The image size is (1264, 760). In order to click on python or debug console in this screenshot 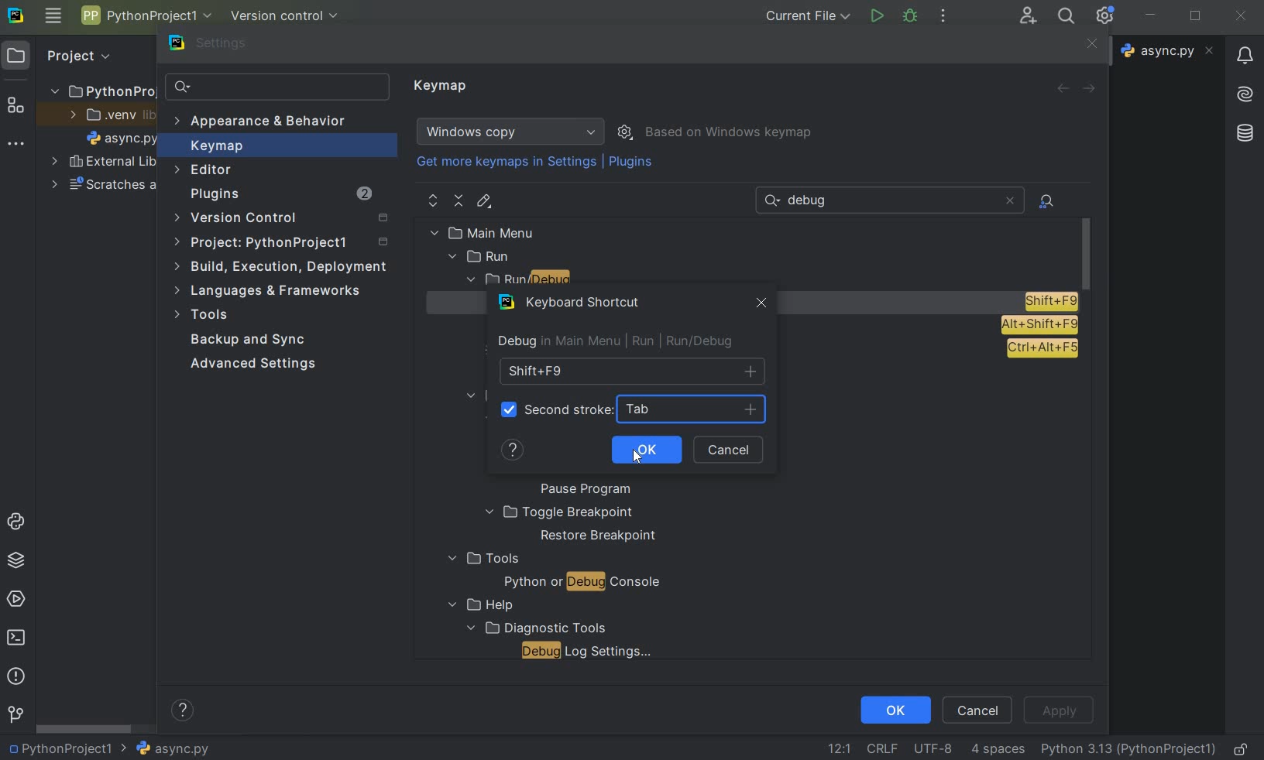, I will do `click(582, 584)`.